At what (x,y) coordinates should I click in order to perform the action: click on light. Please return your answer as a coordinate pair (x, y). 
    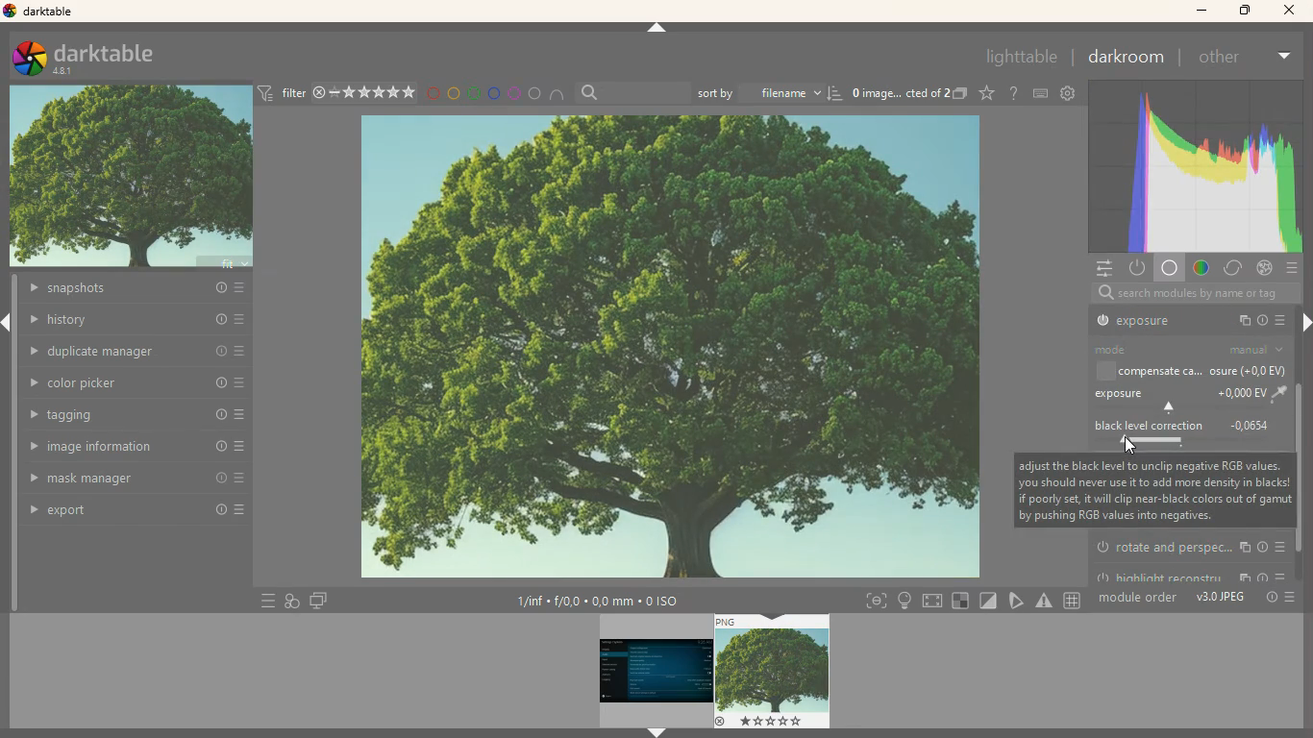
    Looking at the image, I should click on (906, 602).